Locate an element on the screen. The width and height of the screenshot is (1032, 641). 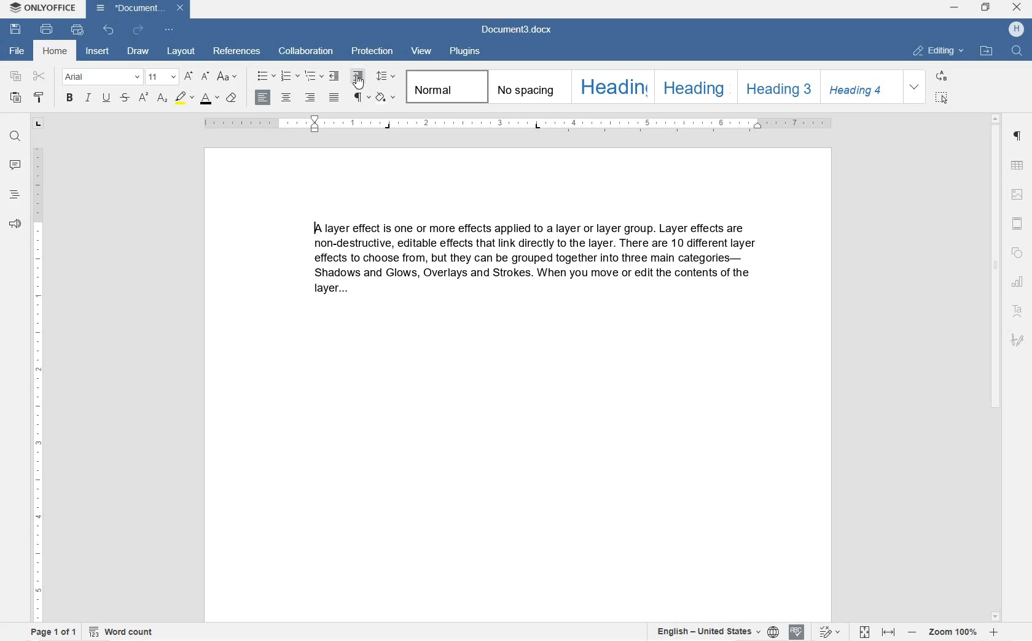
HEADINGS is located at coordinates (15, 195).